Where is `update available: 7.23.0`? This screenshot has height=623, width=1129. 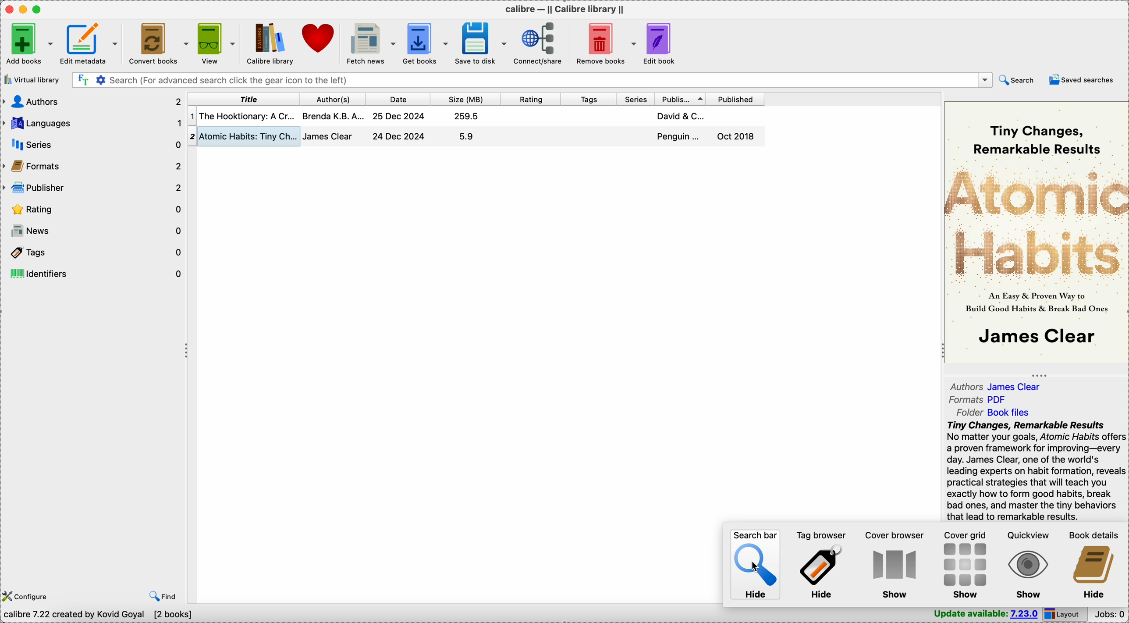 update available: 7.23.0 is located at coordinates (984, 614).